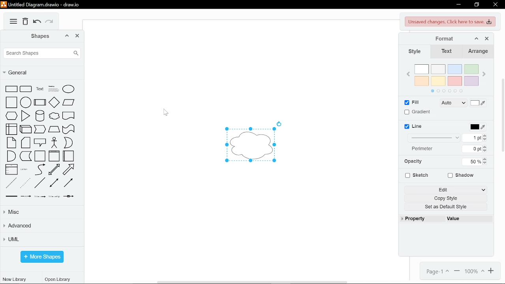  I want to click on circular rectangle, so click(26, 90).